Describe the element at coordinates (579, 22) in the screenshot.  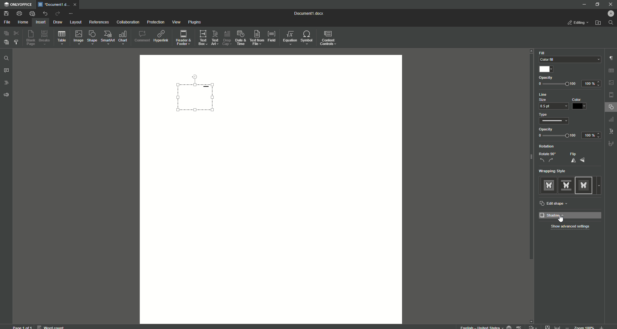
I see `Editing` at that location.